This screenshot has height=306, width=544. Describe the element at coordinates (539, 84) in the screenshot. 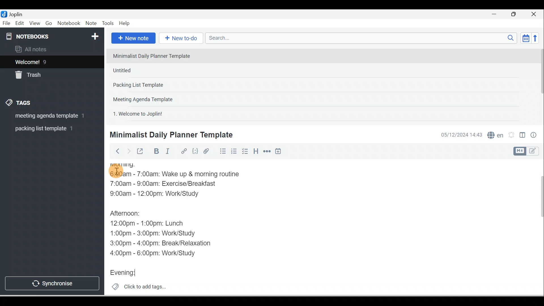

I see `Scroll bar` at that location.